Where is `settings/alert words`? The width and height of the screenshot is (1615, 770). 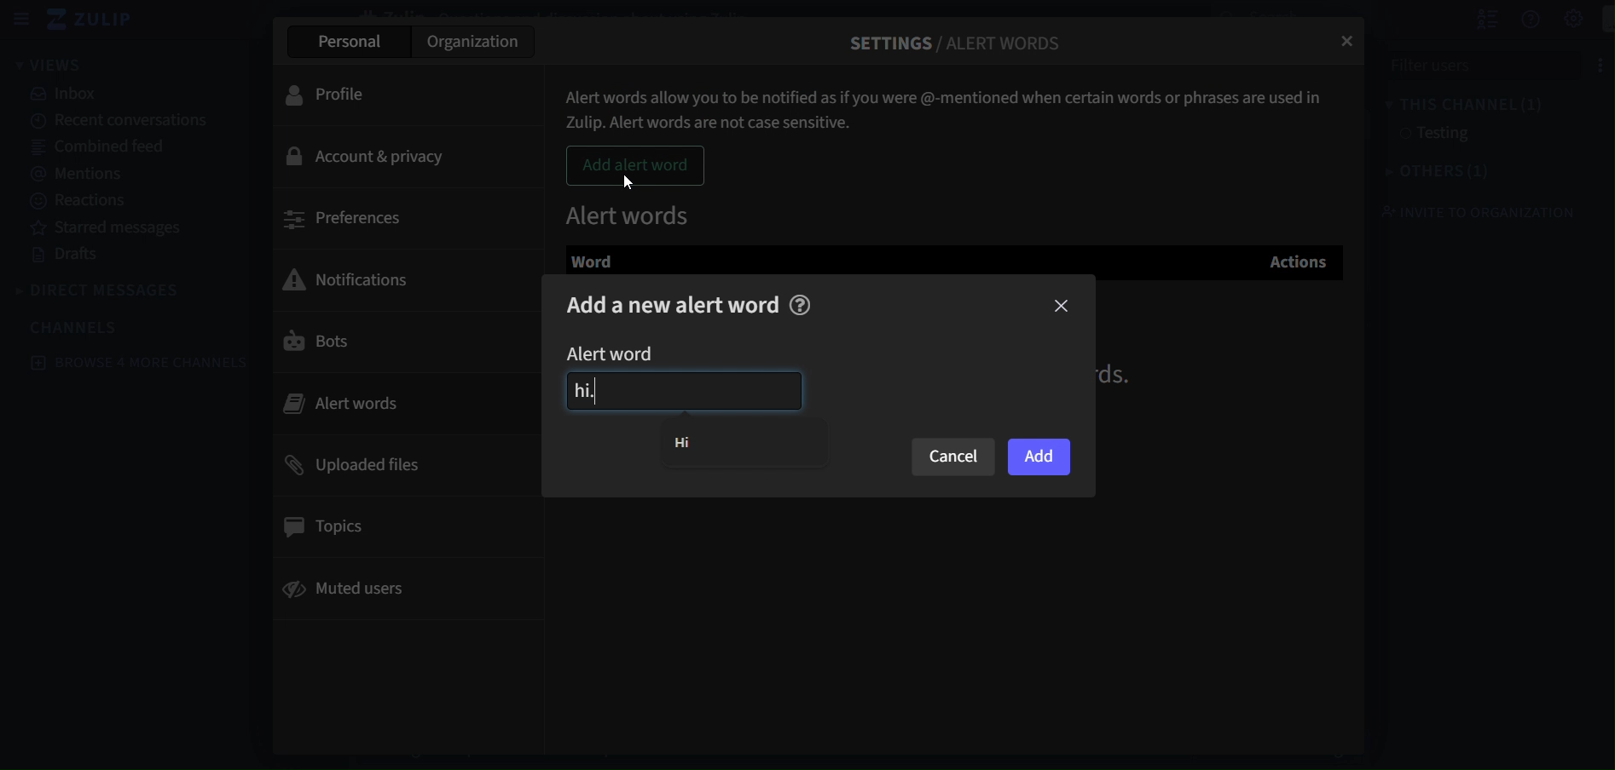 settings/alert words is located at coordinates (958, 37).